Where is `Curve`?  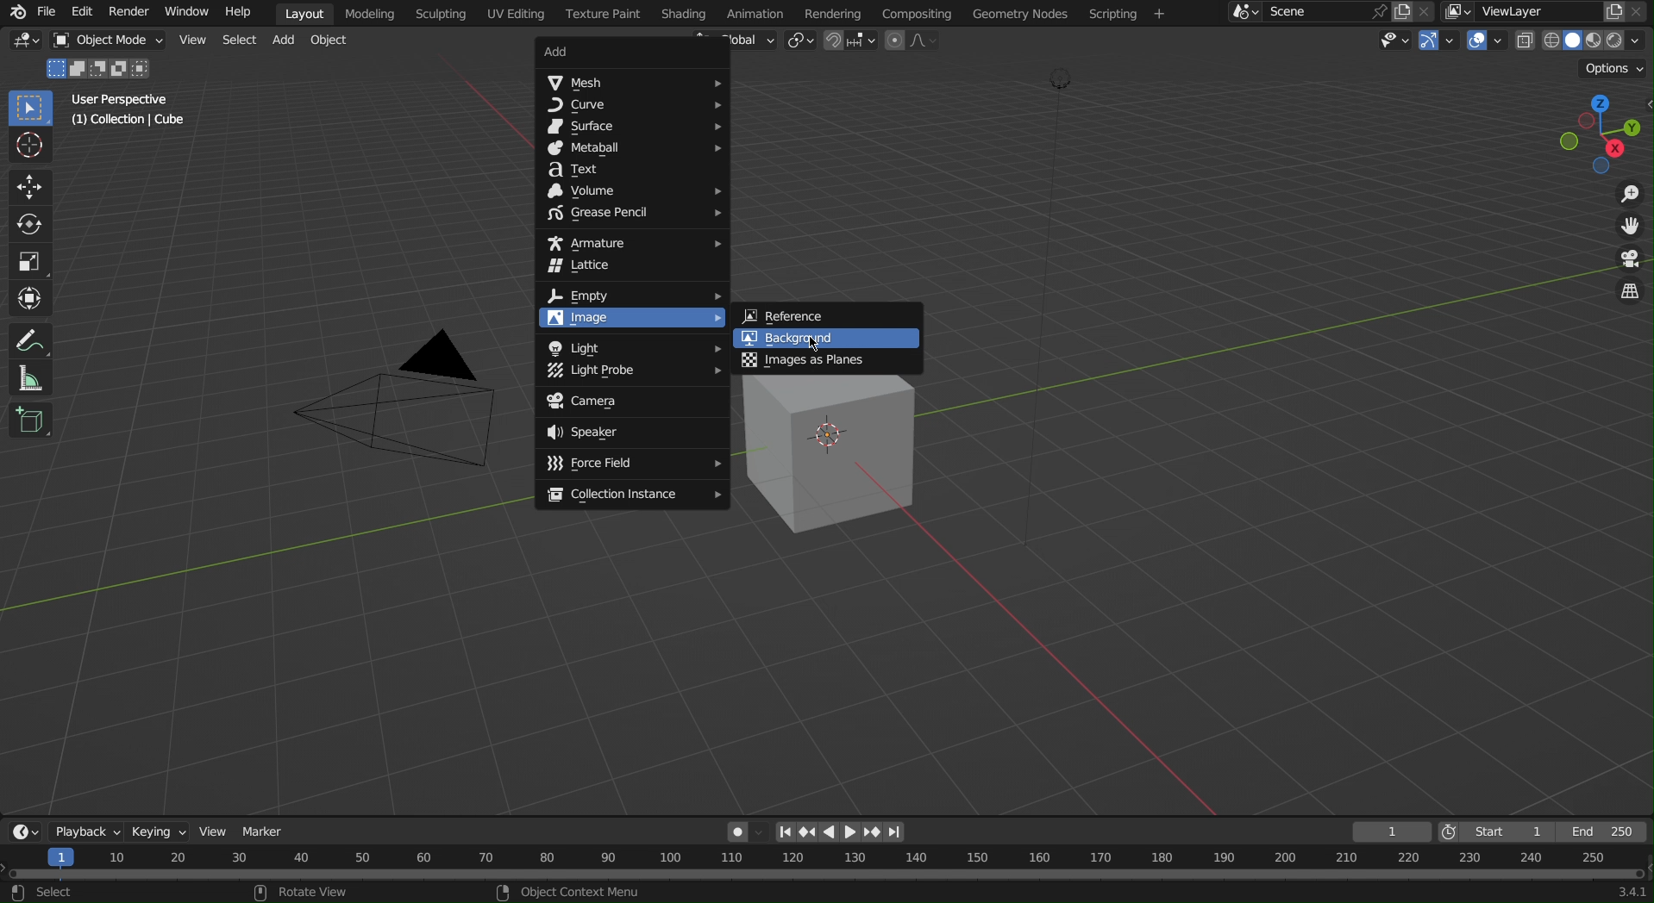 Curve is located at coordinates (637, 105).